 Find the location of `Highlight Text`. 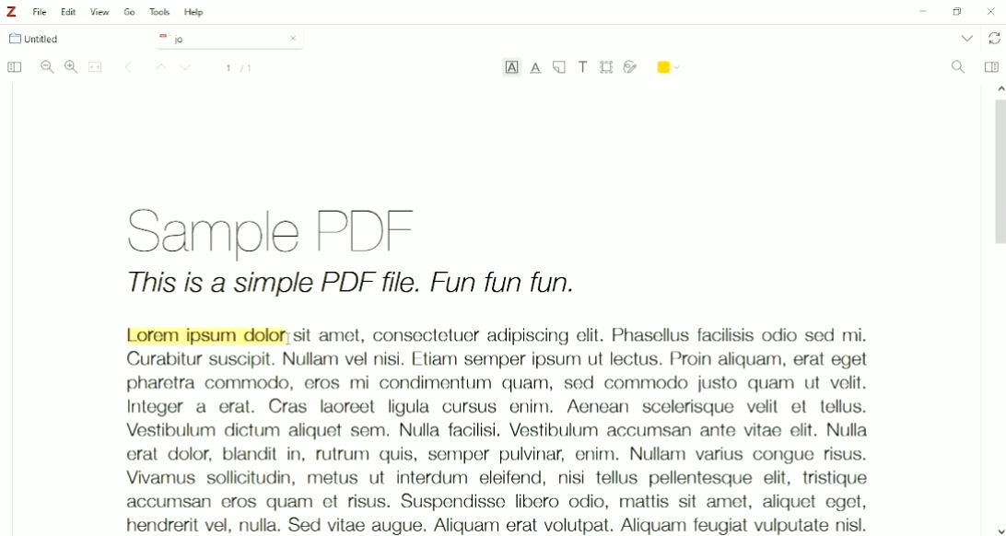

Highlight Text is located at coordinates (511, 69).